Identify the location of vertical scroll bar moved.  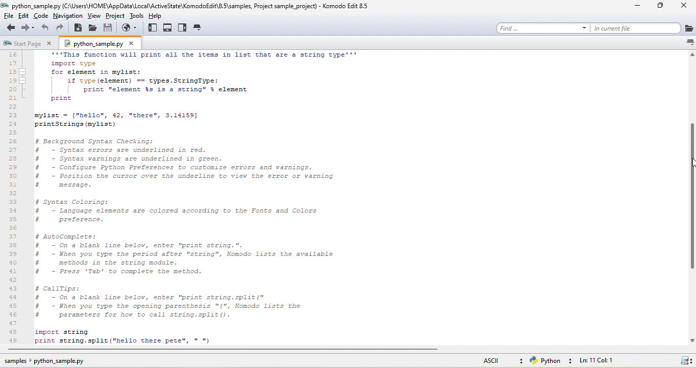
(691, 199).